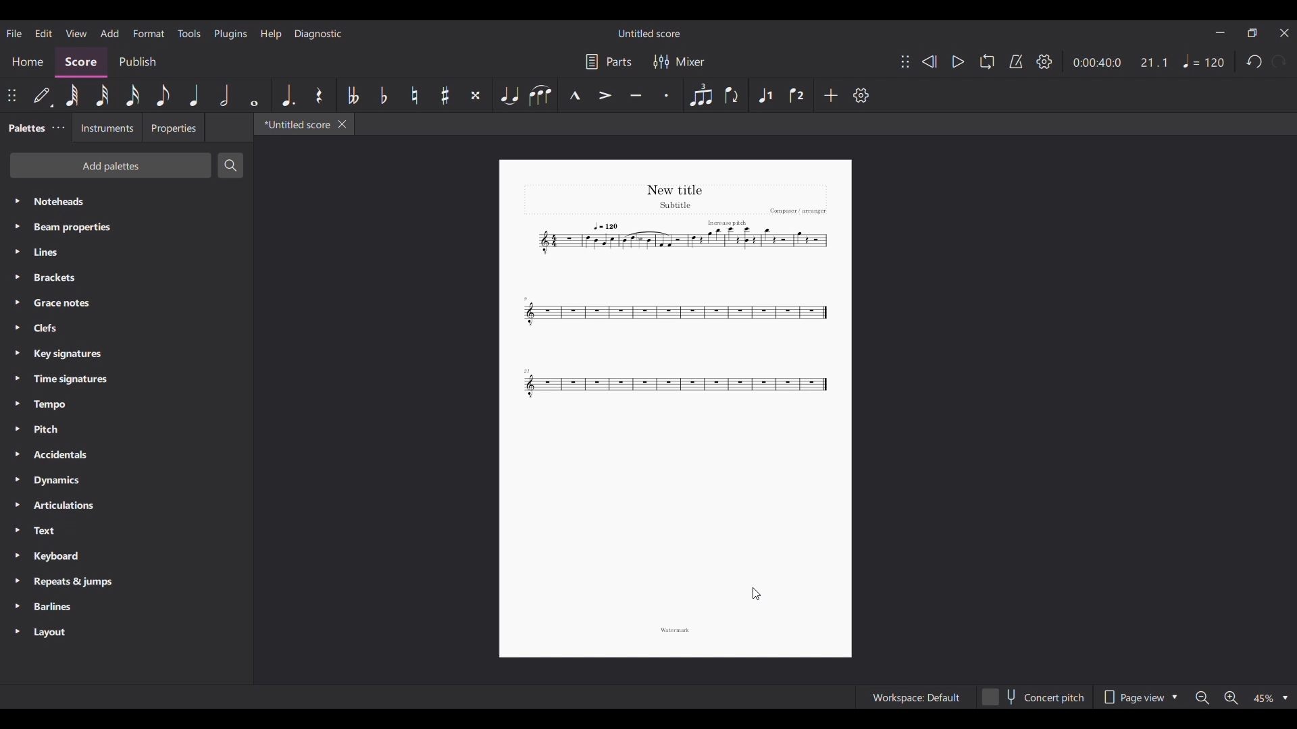 Image resolution: width=1297 pixels, height=729 pixels. I want to click on 63th menu, so click(72, 95).